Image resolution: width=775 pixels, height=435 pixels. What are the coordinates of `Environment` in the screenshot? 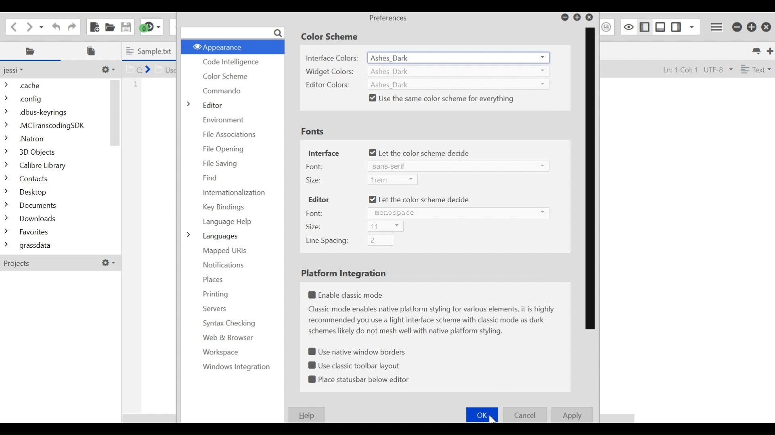 It's located at (226, 119).